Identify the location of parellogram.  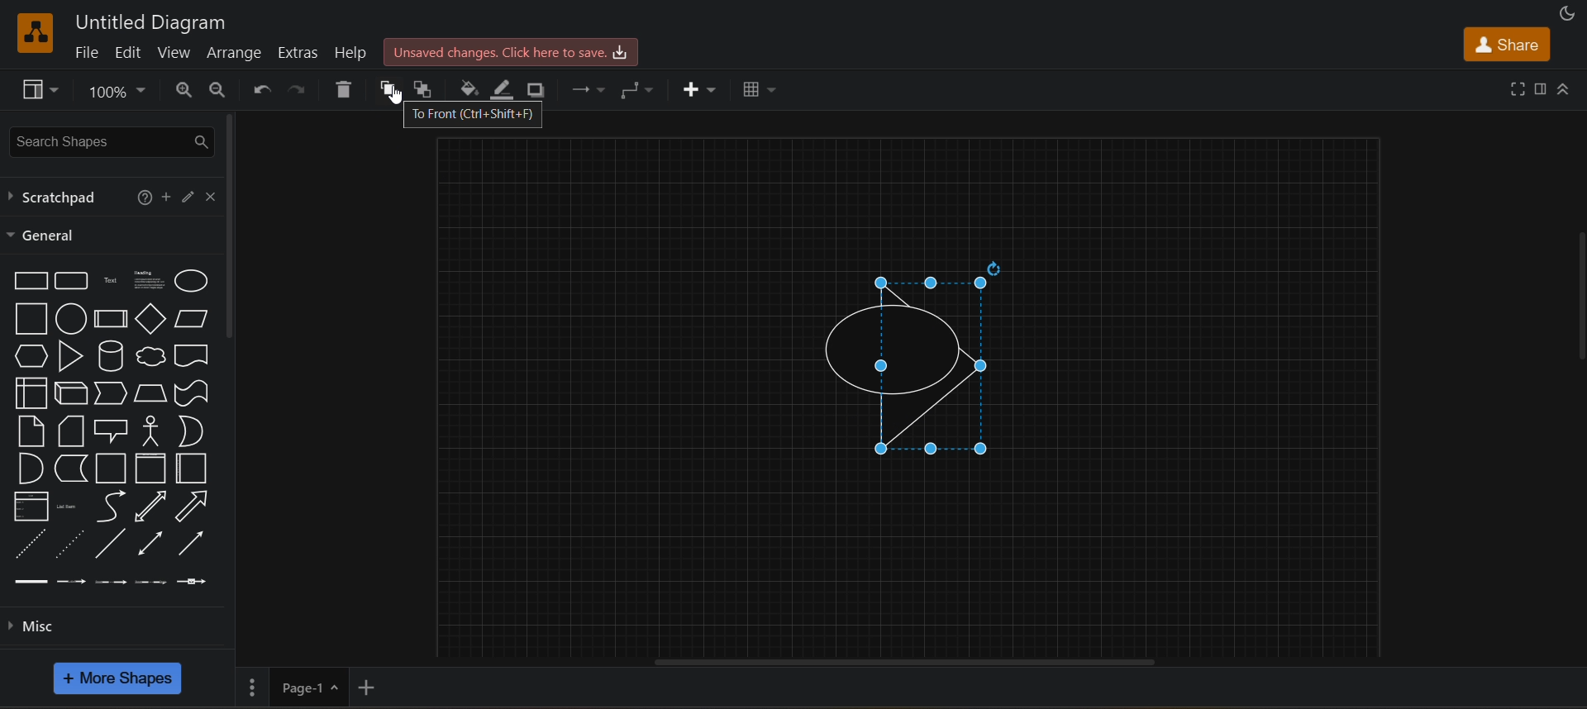
(190, 318).